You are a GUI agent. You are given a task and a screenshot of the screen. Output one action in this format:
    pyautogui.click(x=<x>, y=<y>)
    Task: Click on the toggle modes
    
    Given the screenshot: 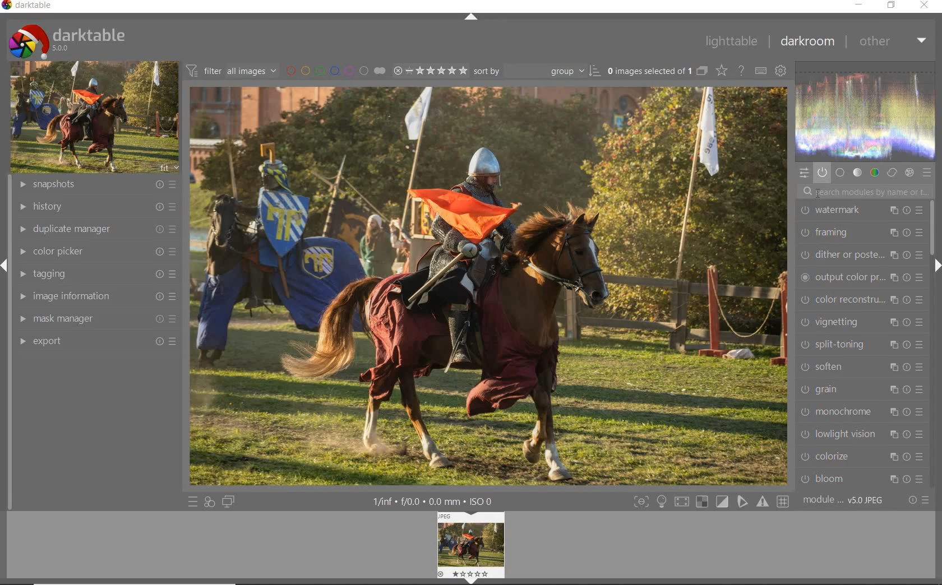 What is the action you would take?
    pyautogui.click(x=662, y=500)
    